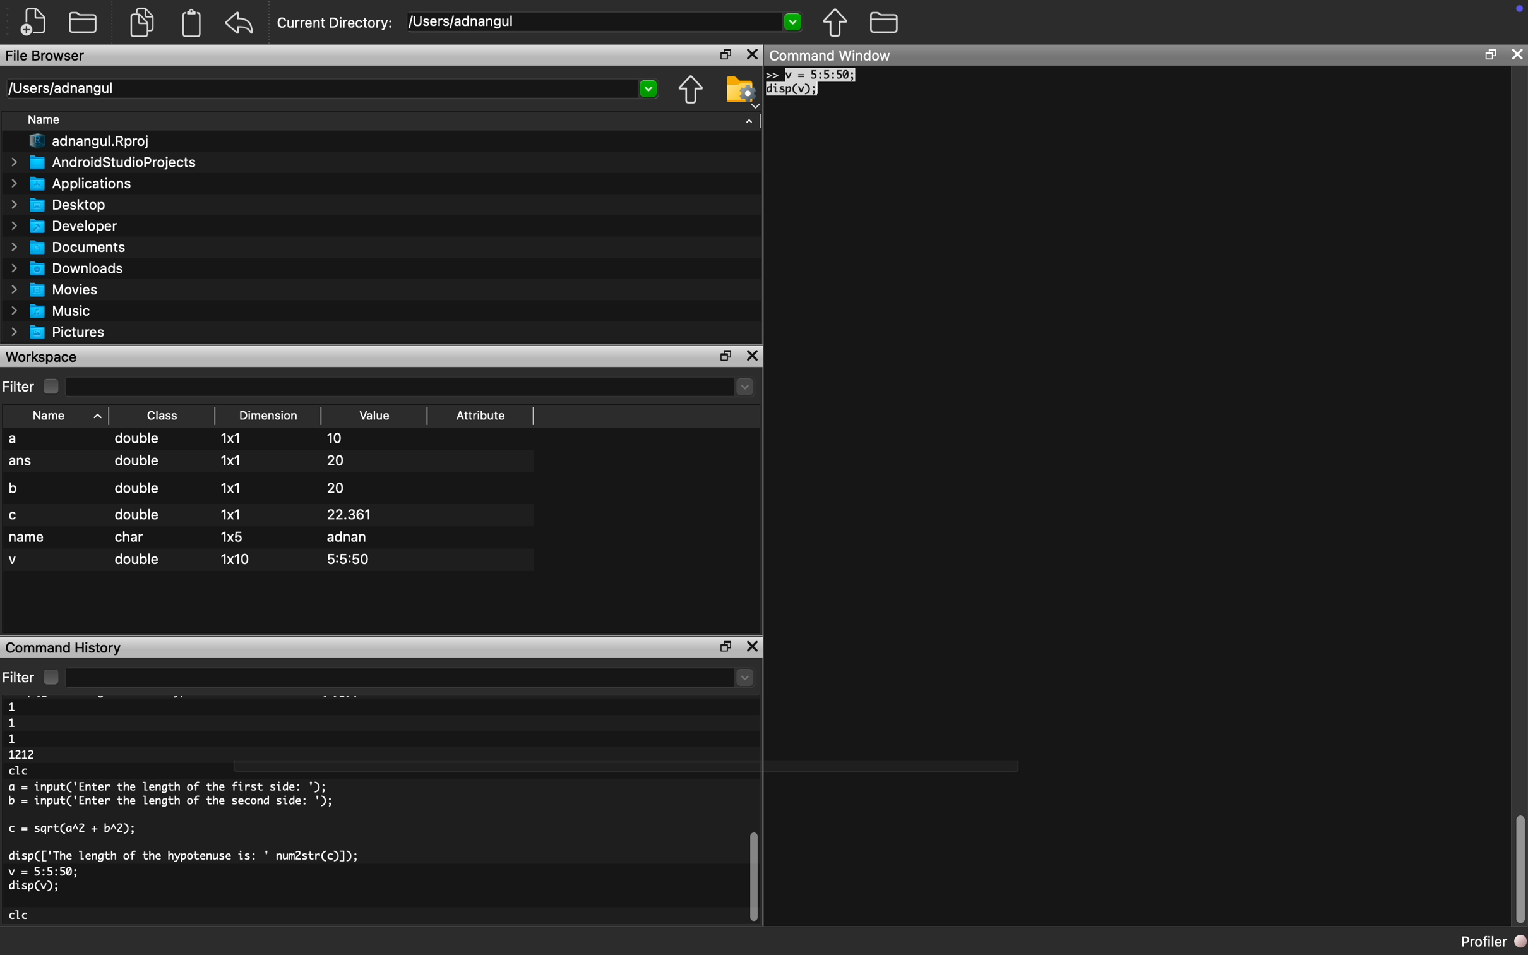  I want to click on icon, so click(1520, 8).